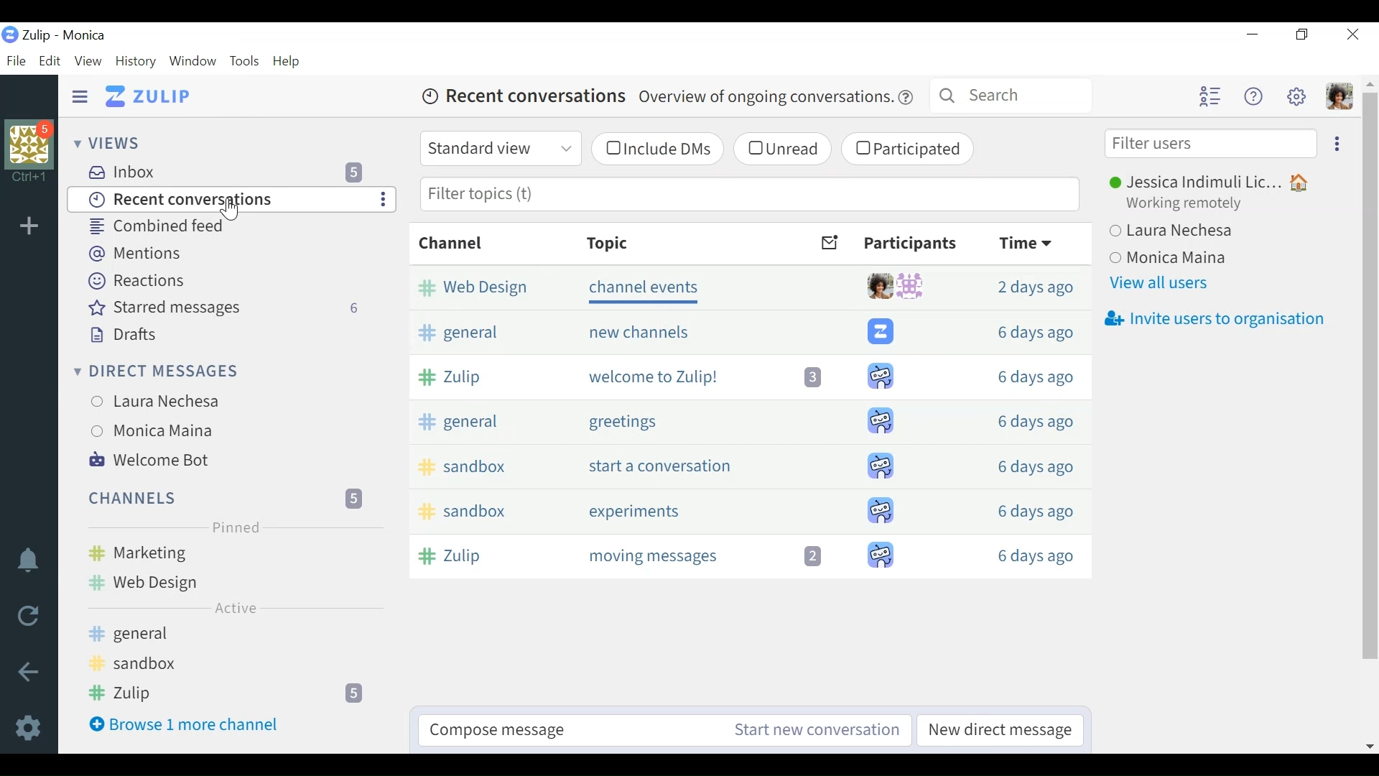  I want to click on Web Design, so click(223, 583).